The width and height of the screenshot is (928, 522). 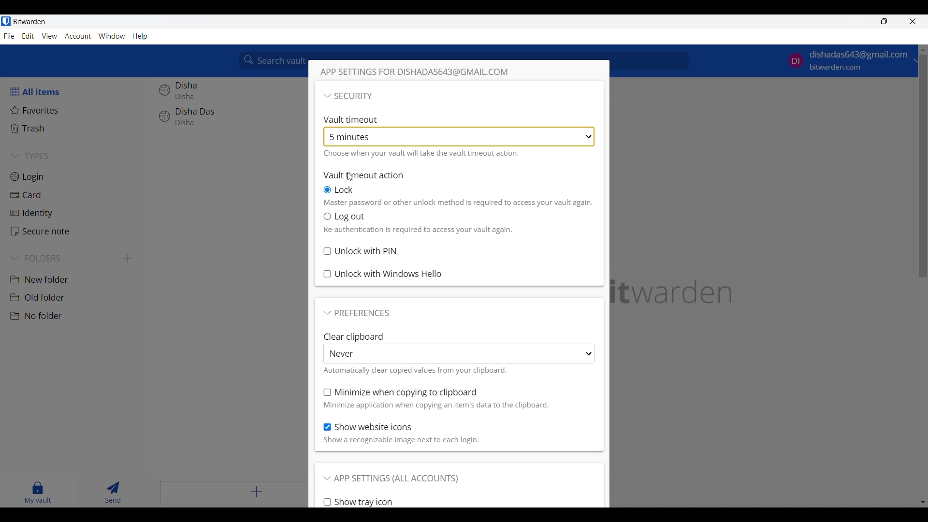 What do you see at coordinates (114, 493) in the screenshot?
I see `Send` at bounding box center [114, 493].